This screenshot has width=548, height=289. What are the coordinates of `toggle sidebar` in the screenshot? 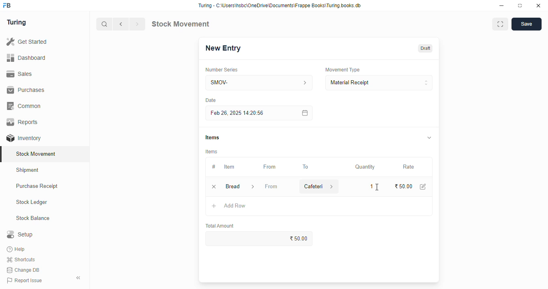 It's located at (79, 278).